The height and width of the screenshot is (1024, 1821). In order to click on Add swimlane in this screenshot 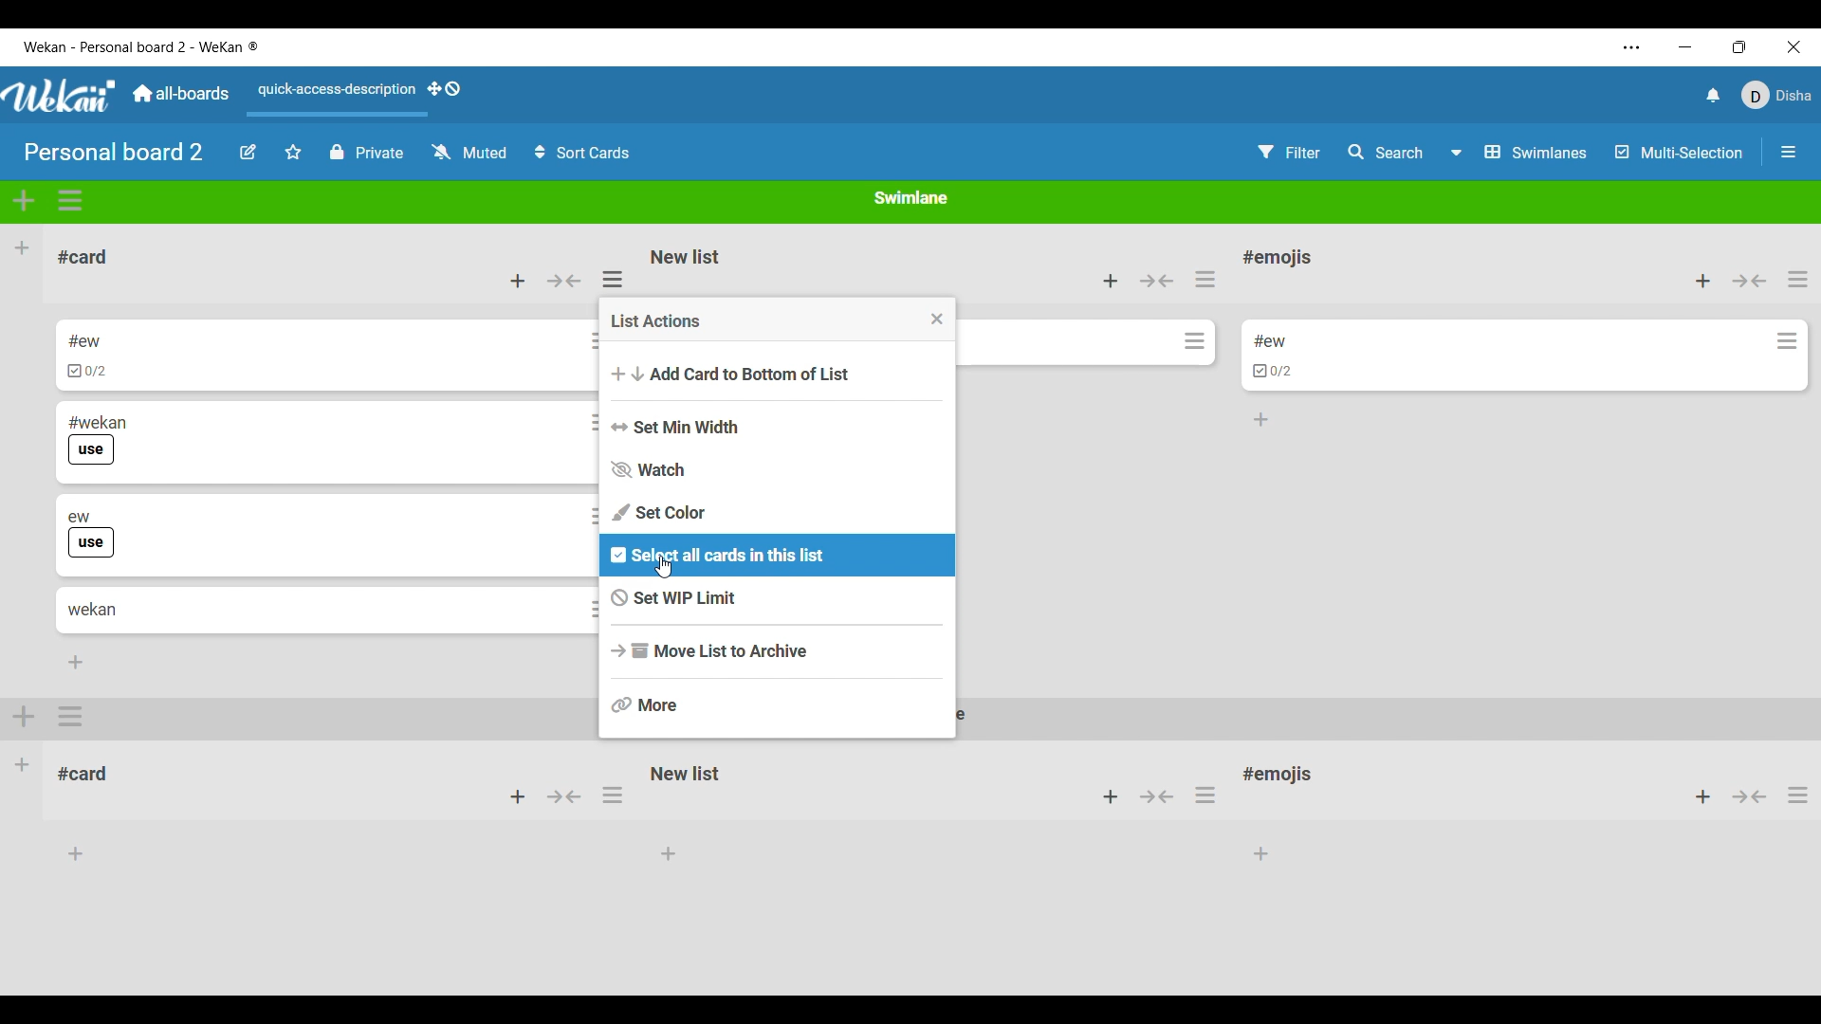, I will do `click(24, 201)`.